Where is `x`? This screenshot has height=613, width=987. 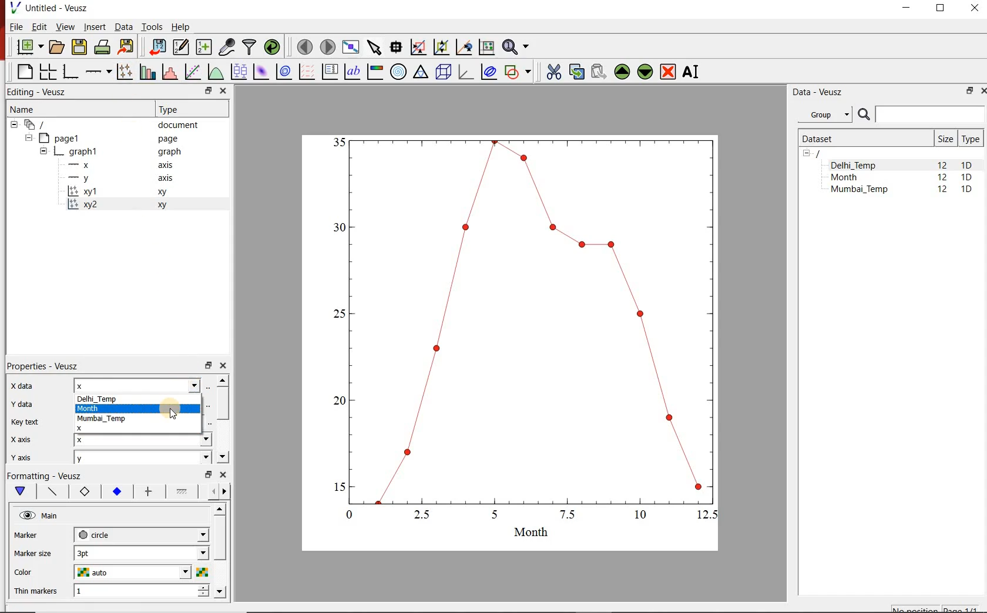
x is located at coordinates (142, 386).